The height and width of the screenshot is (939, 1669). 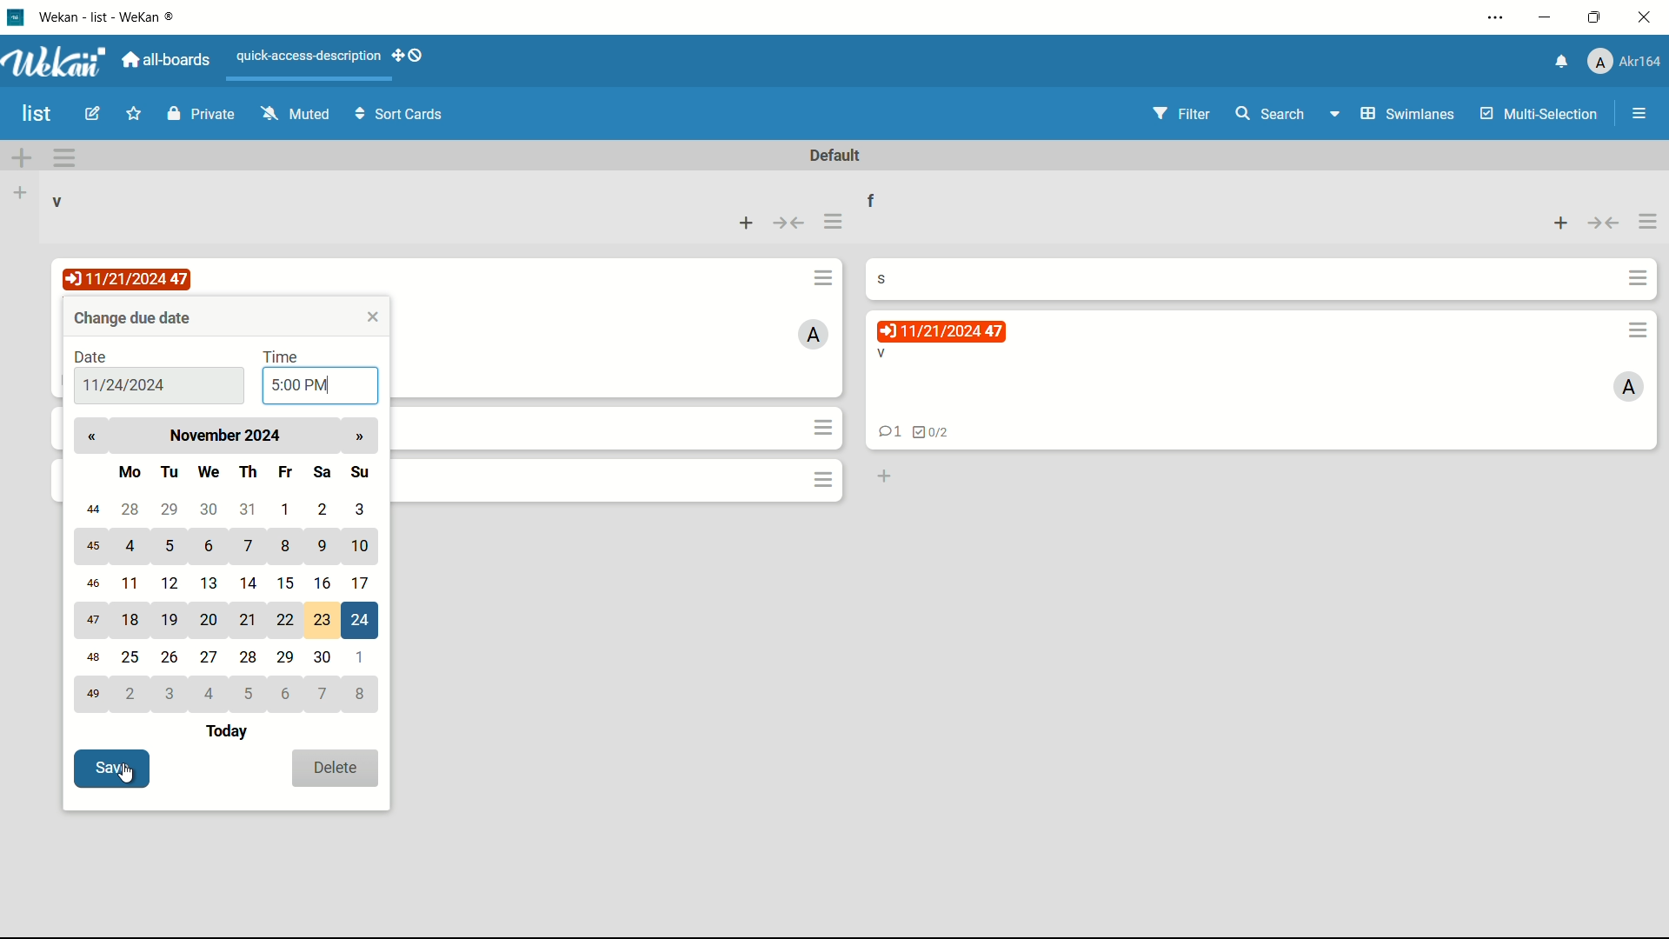 What do you see at coordinates (1639, 330) in the screenshot?
I see `card actions` at bounding box center [1639, 330].